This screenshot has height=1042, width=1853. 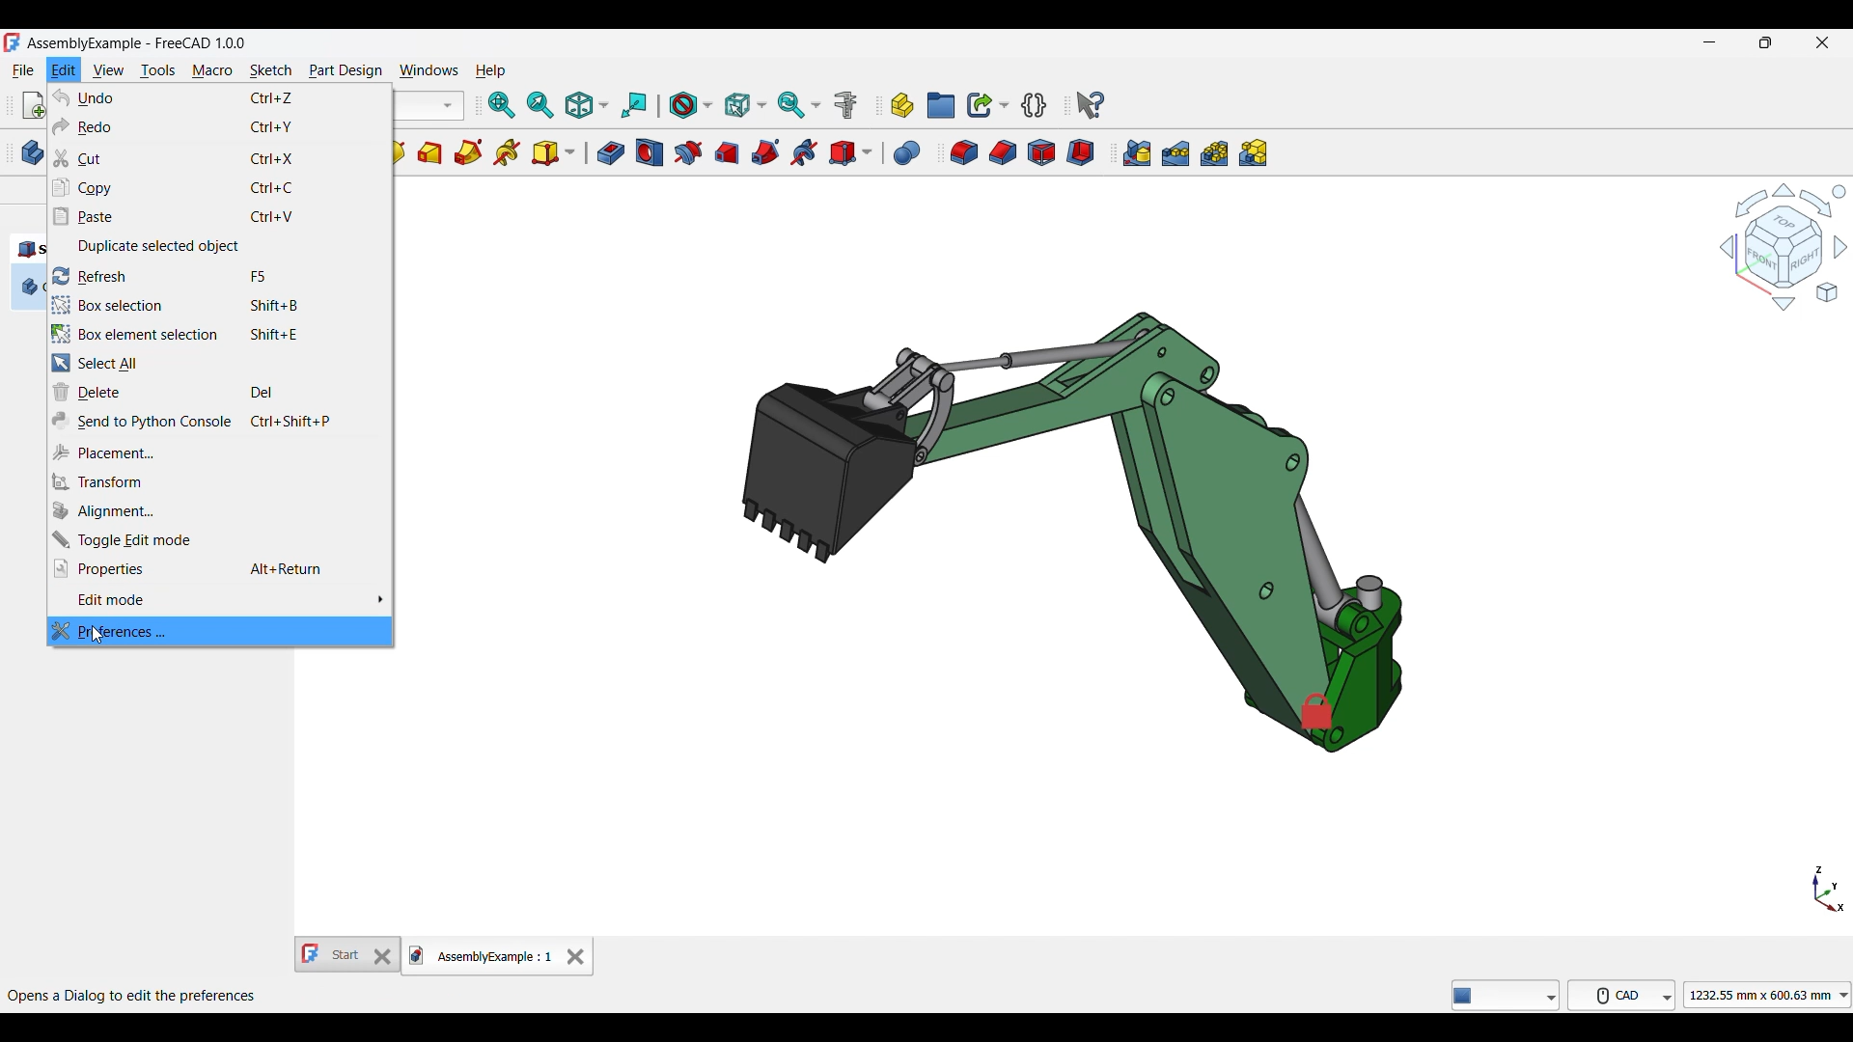 What do you see at coordinates (587, 105) in the screenshot?
I see `Isometric options` at bounding box center [587, 105].